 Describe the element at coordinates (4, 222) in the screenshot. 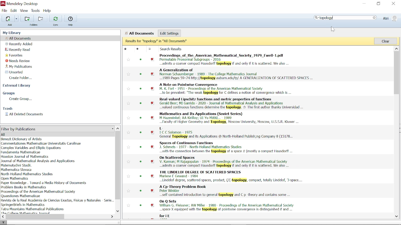

I see `Filter` at that location.